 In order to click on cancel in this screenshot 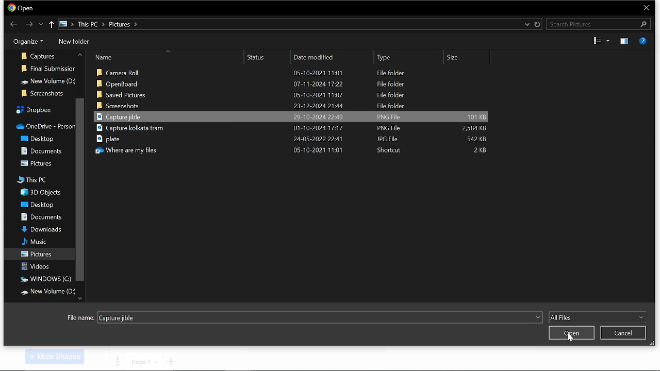, I will do `click(623, 333)`.